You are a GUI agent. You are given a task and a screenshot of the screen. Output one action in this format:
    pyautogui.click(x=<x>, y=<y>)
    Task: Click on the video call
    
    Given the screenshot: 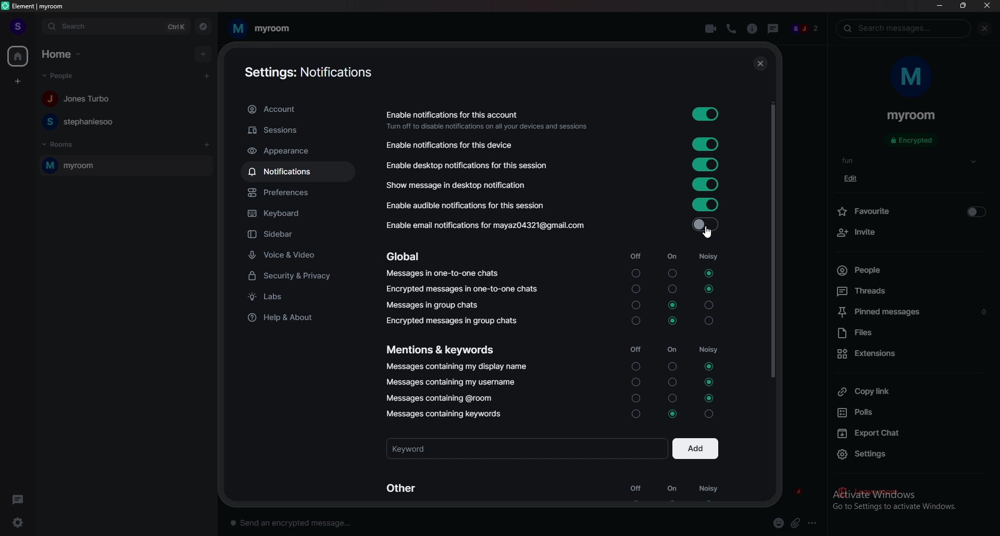 What is the action you would take?
    pyautogui.click(x=711, y=28)
    